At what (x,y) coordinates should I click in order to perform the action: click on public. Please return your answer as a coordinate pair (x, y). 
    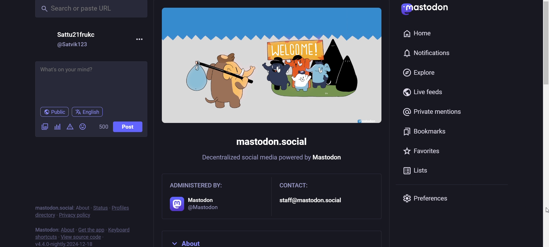
    Looking at the image, I should click on (52, 112).